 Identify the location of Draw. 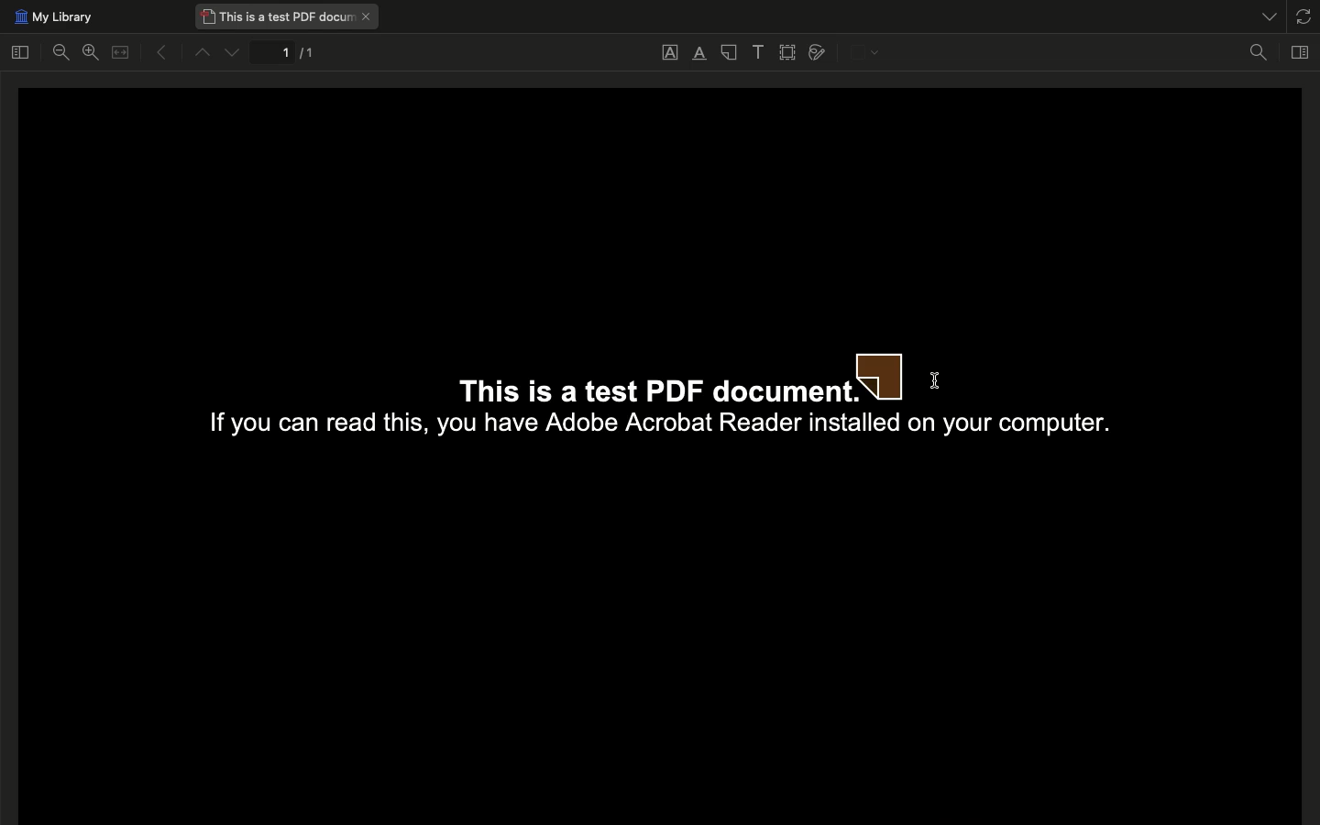
(818, 51).